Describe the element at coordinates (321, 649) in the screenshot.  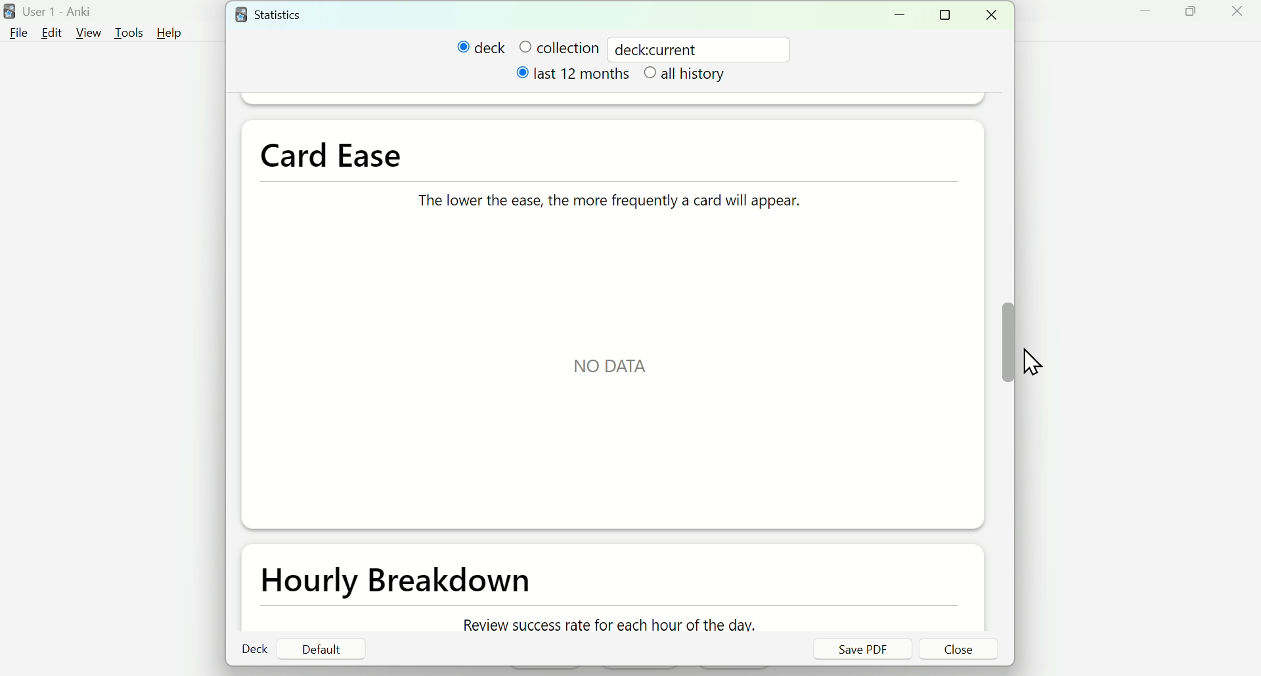
I see `Default` at that location.